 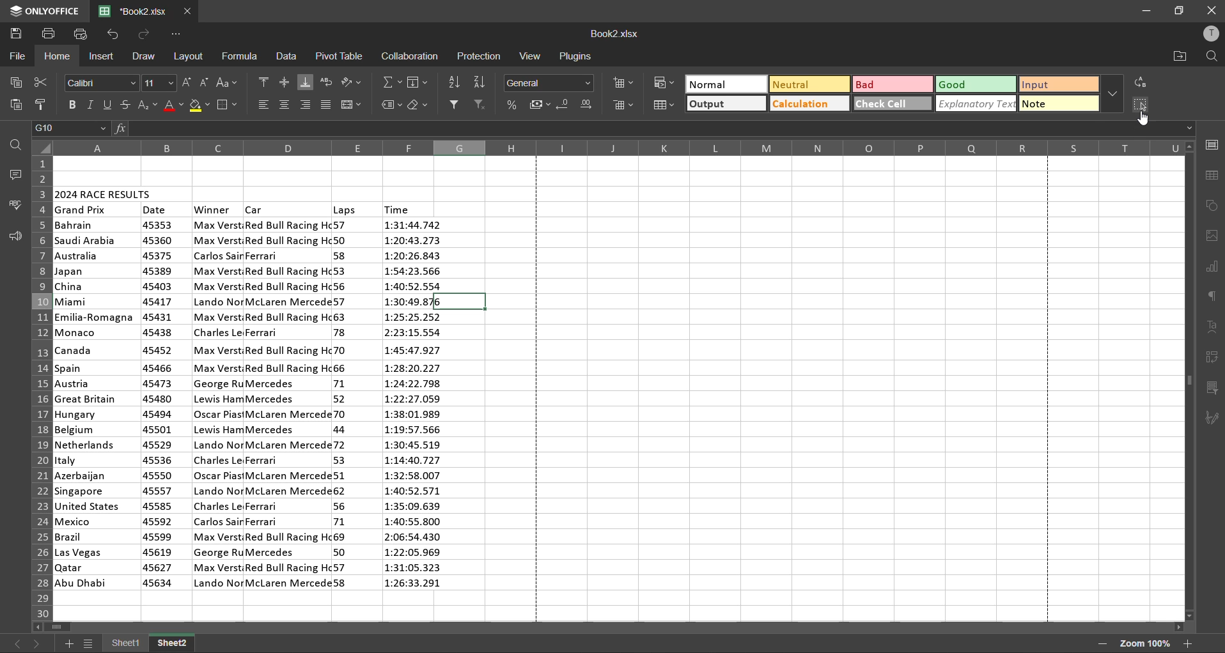 I want to click on cursor, so click(x=1144, y=118).